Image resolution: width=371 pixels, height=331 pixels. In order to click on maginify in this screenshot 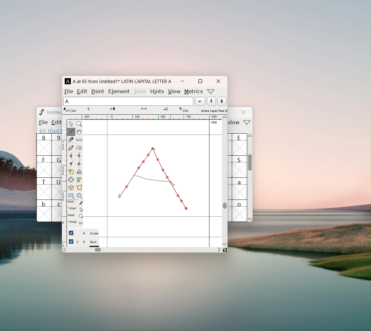, I will do `click(79, 124)`.